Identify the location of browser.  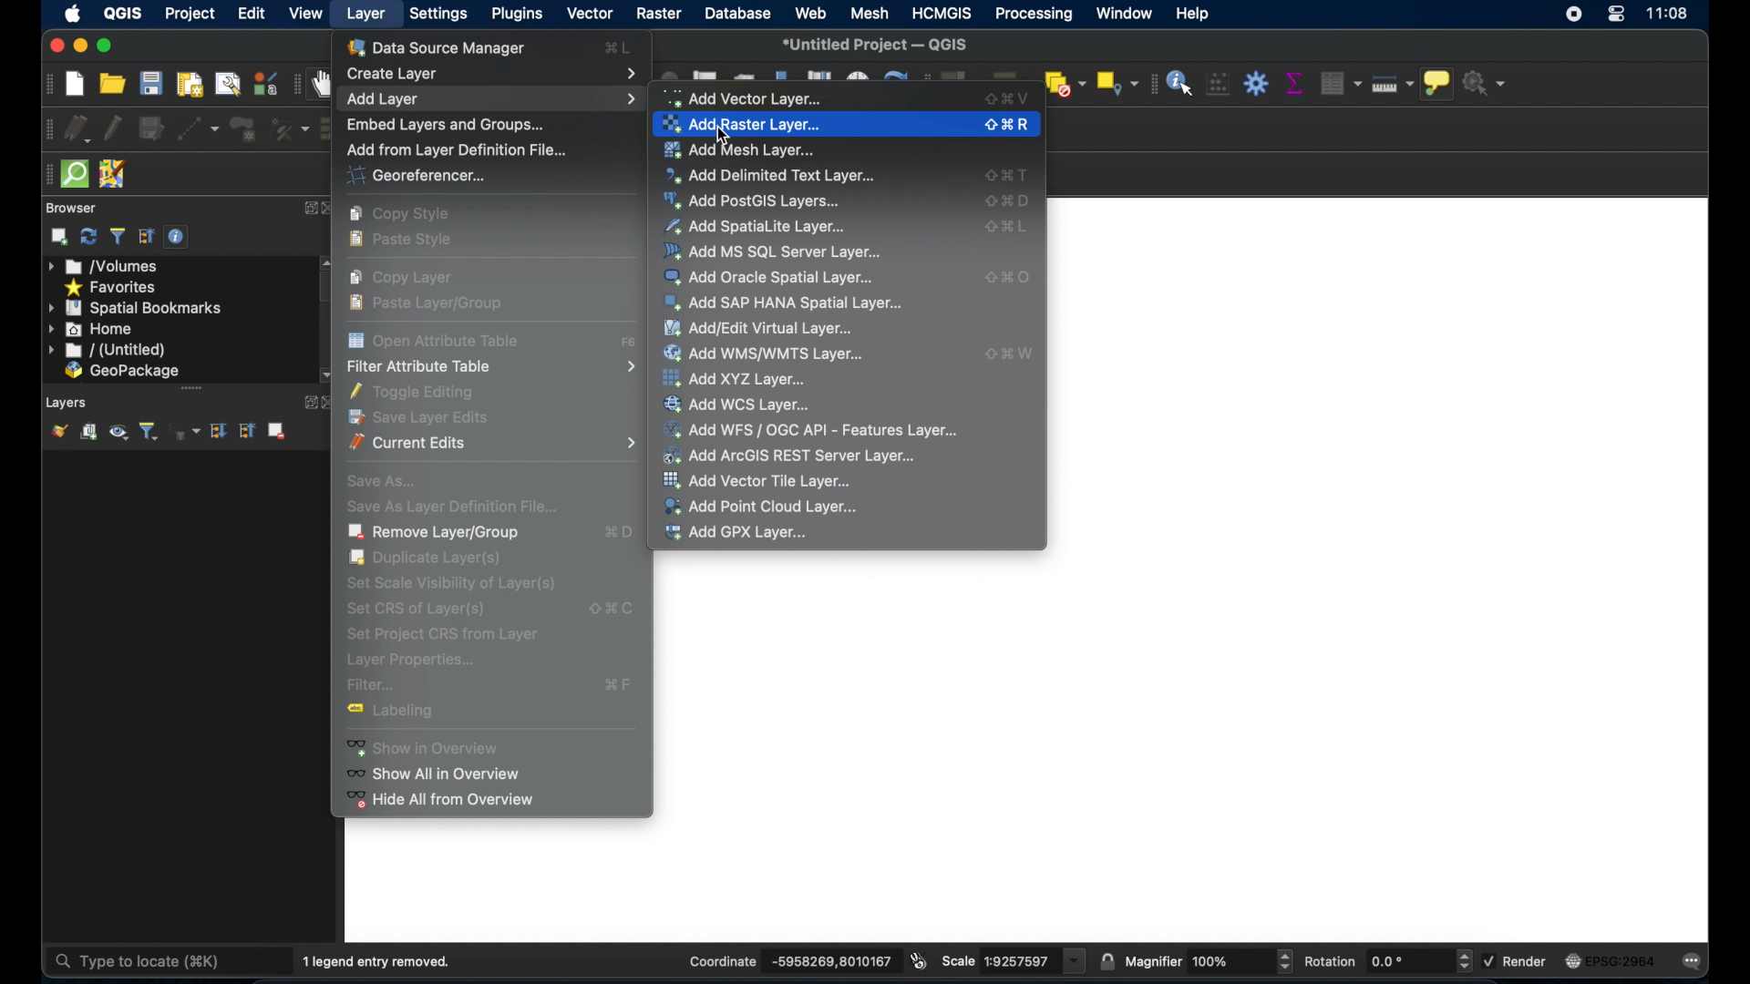
(70, 207).